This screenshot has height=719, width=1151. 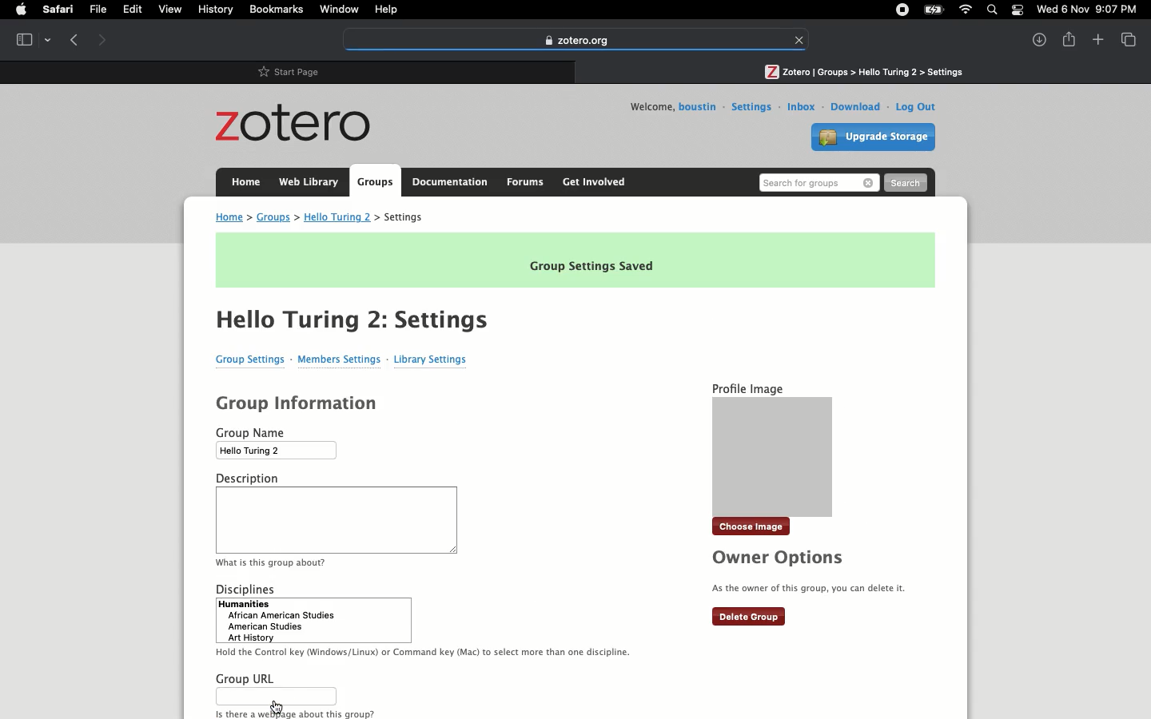 I want to click on Edit, so click(x=136, y=11).